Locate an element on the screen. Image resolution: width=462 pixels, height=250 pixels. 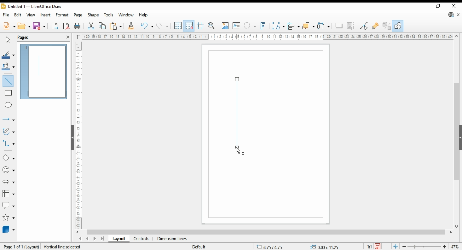
crop is located at coordinates (352, 26).